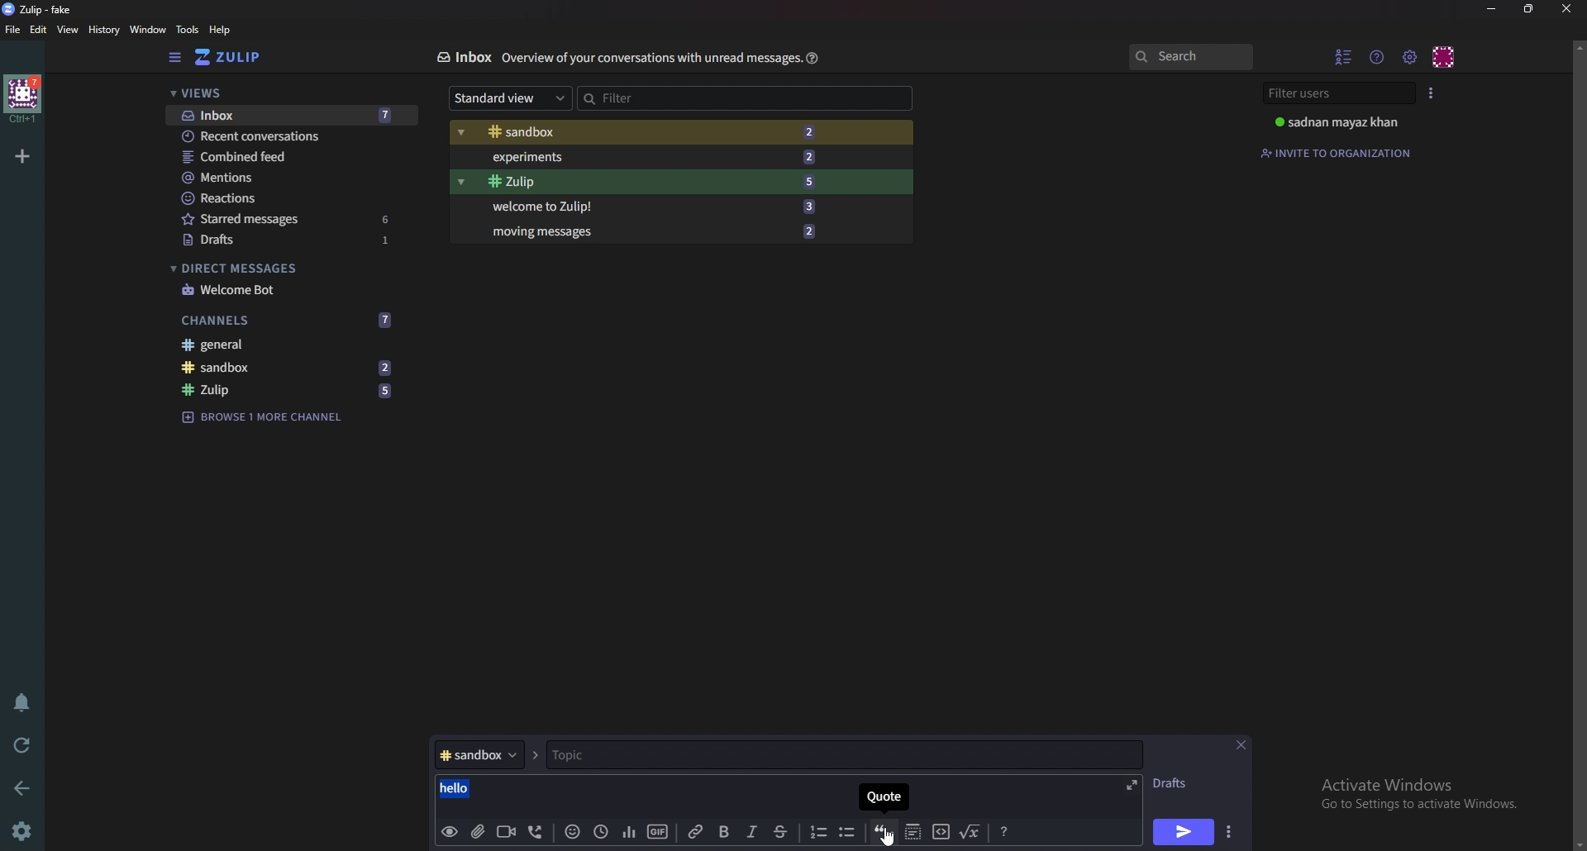 The height and width of the screenshot is (851, 1587). I want to click on Browse 1 more channel, so click(269, 417).